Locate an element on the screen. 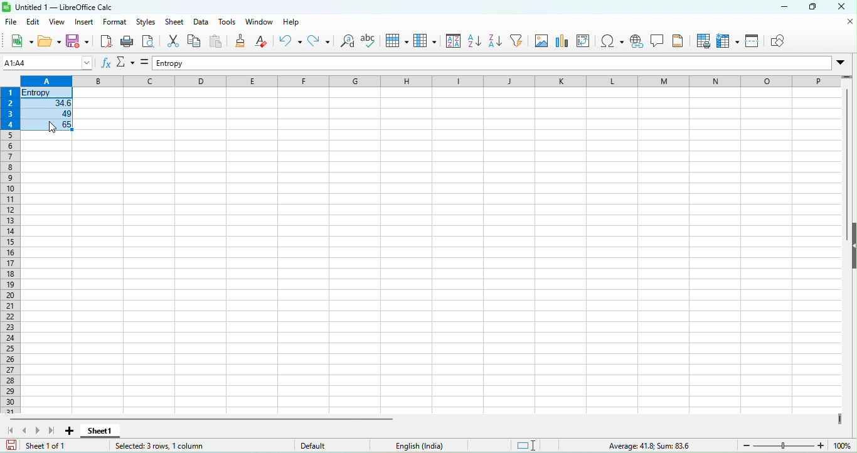 The width and height of the screenshot is (857, 453). spelling is located at coordinates (370, 42).